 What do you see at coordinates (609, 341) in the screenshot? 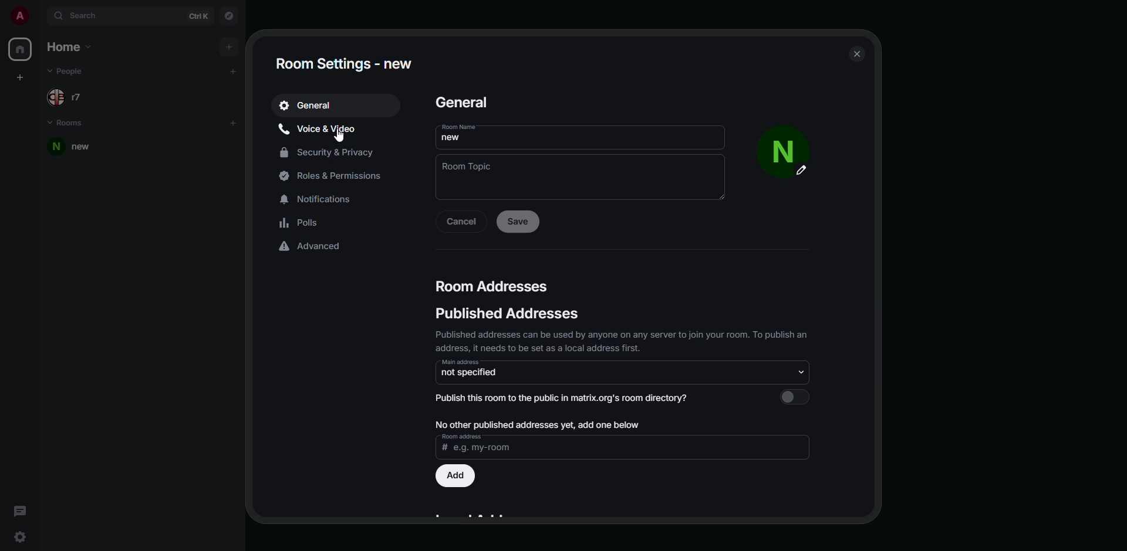
I see `Published addresses can be used by anyone on any server to join your room. To publish an
address, it needs to be set as a local address first.` at bounding box center [609, 341].